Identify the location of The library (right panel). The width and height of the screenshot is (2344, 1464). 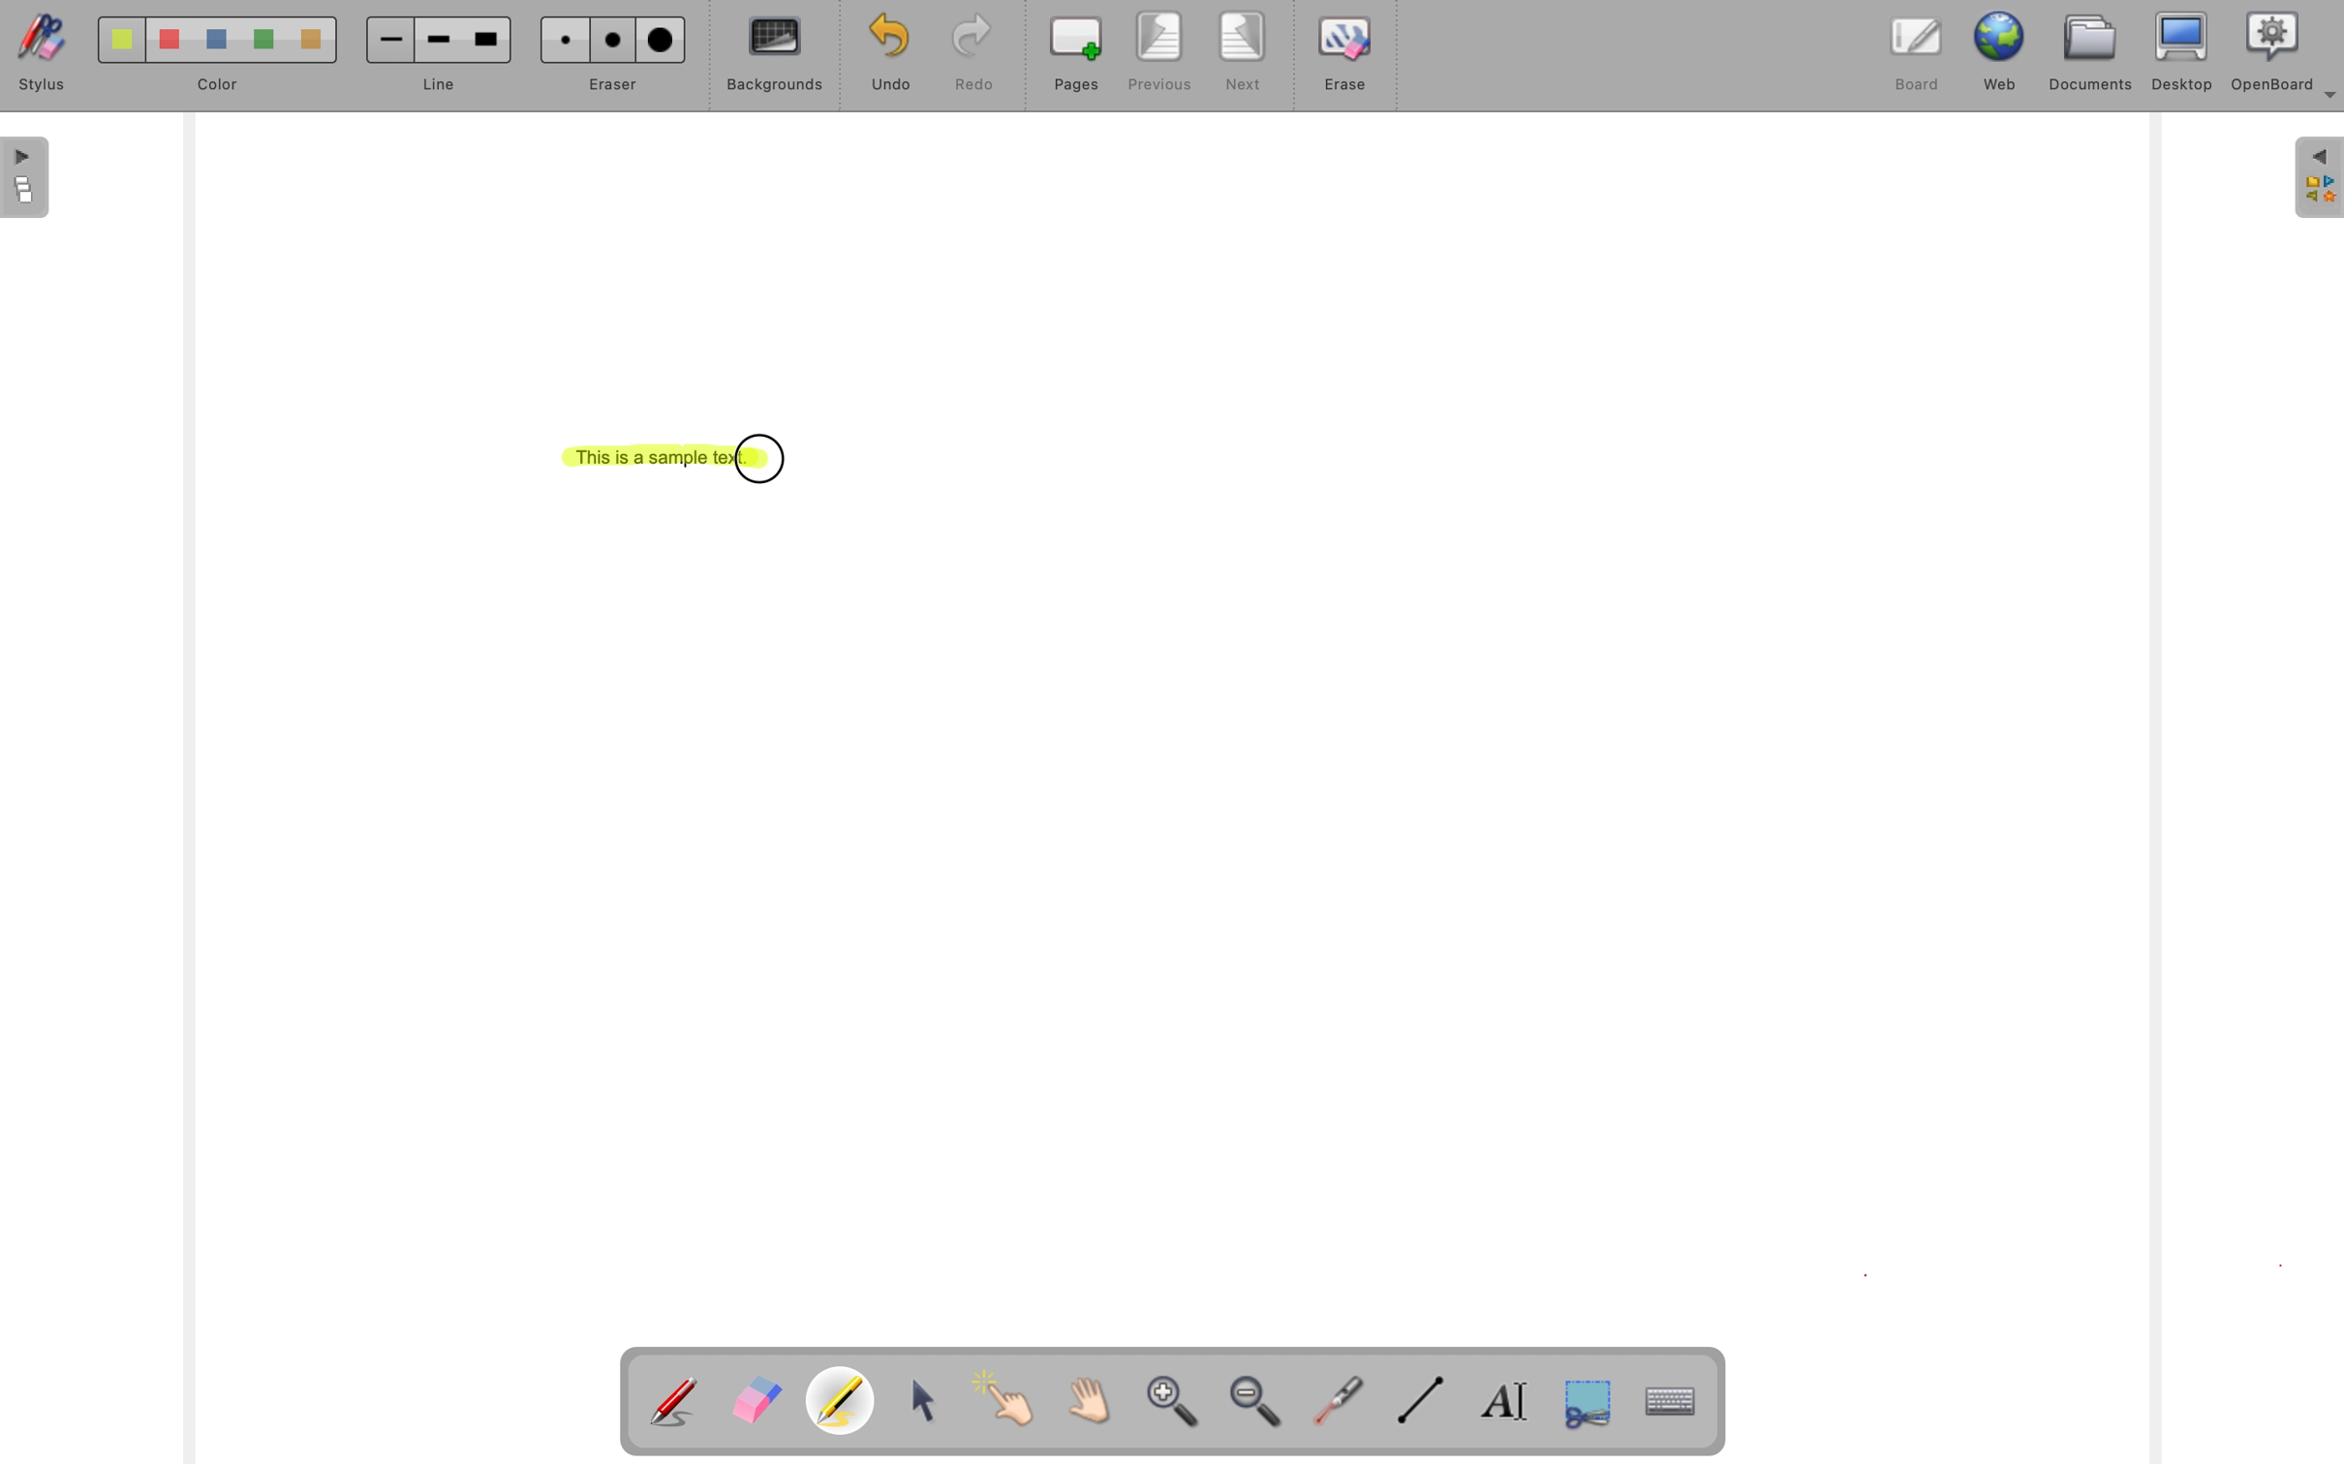
(2319, 178).